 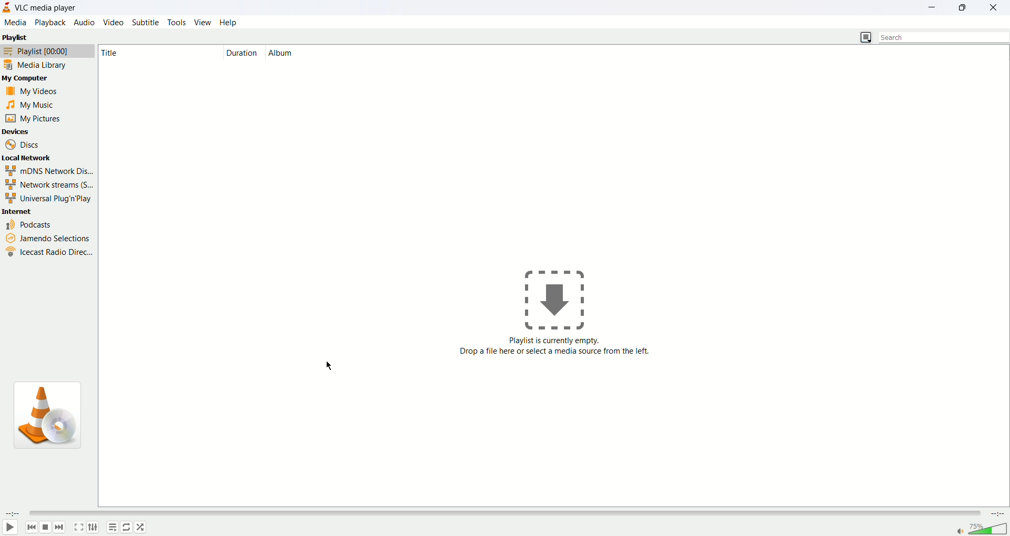 I want to click on play, so click(x=11, y=527).